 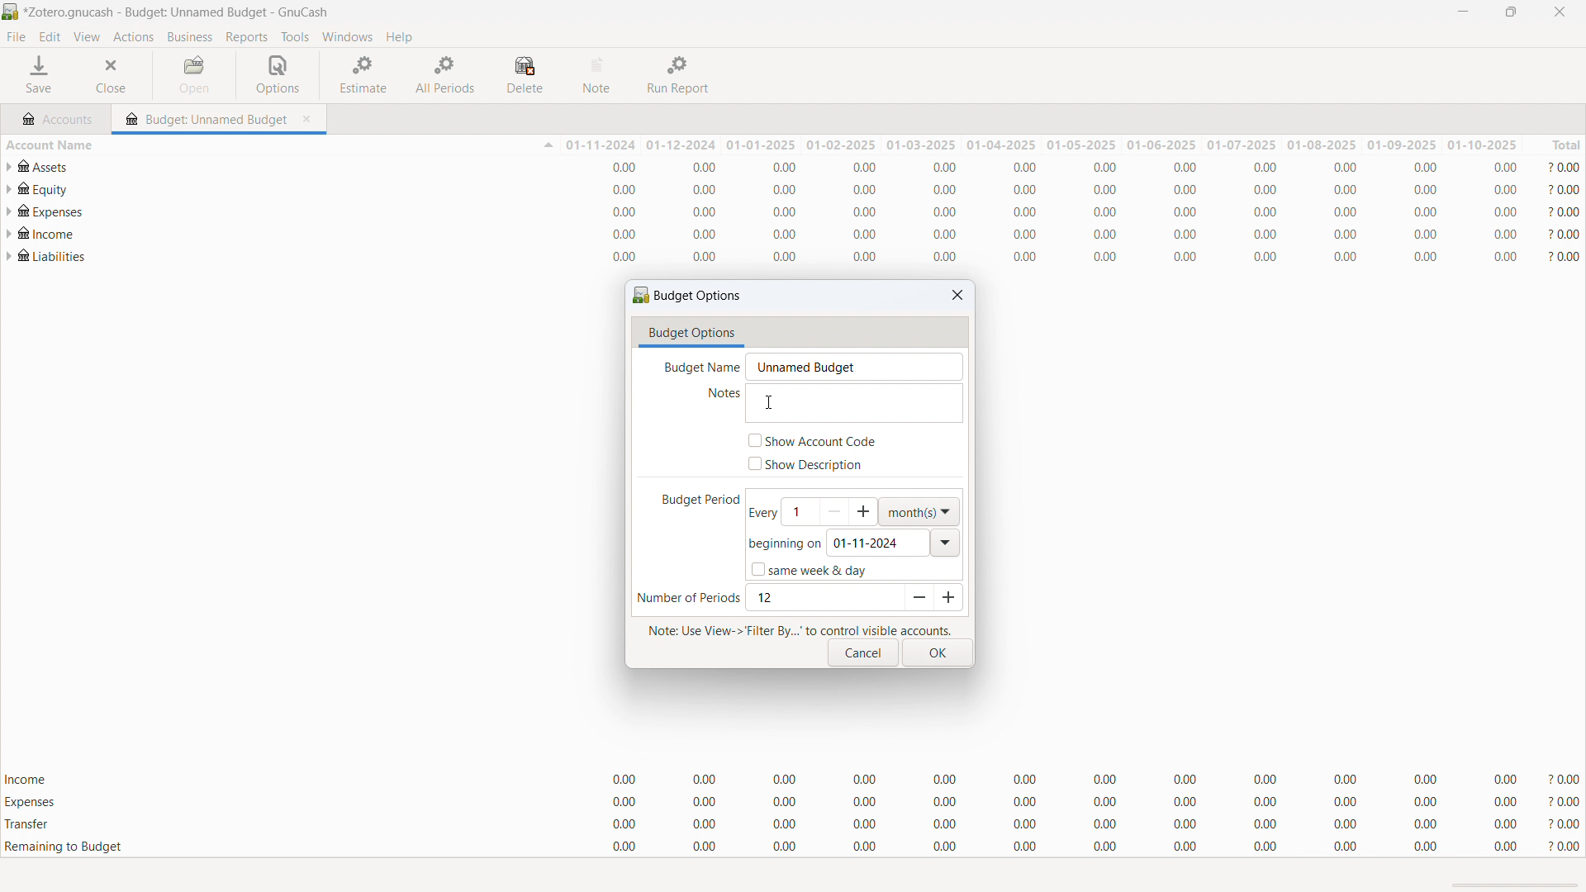 What do you see at coordinates (1080, 145) in the screenshot?
I see `01-05-2025` at bounding box center [1080, 145].